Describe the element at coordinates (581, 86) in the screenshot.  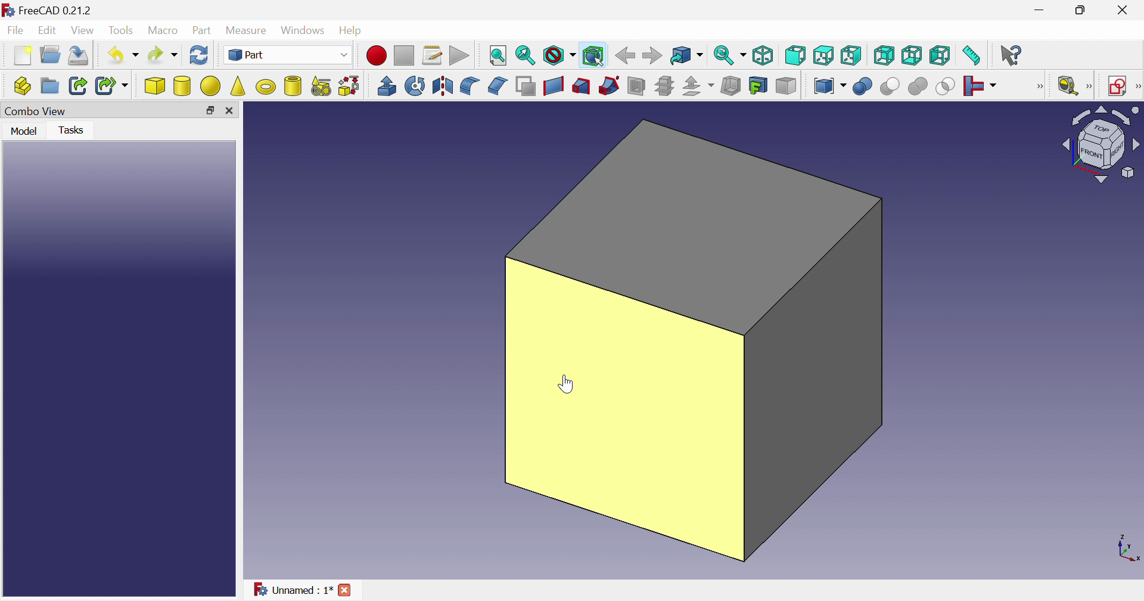
I see `Loft...` at that location.